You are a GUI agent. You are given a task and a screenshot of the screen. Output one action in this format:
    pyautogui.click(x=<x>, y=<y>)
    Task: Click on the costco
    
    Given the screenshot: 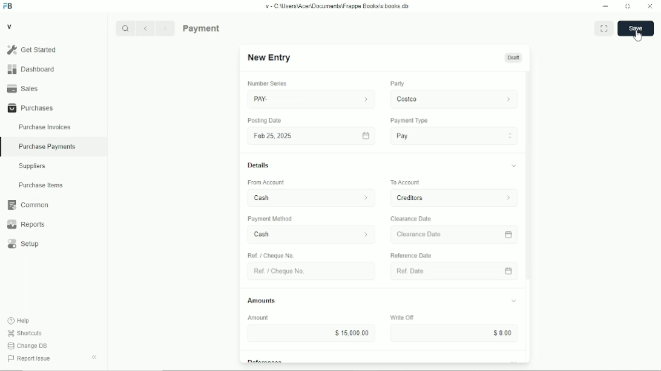 What is the action you would take?
    pyautogui.click(x=455, y=98)
    